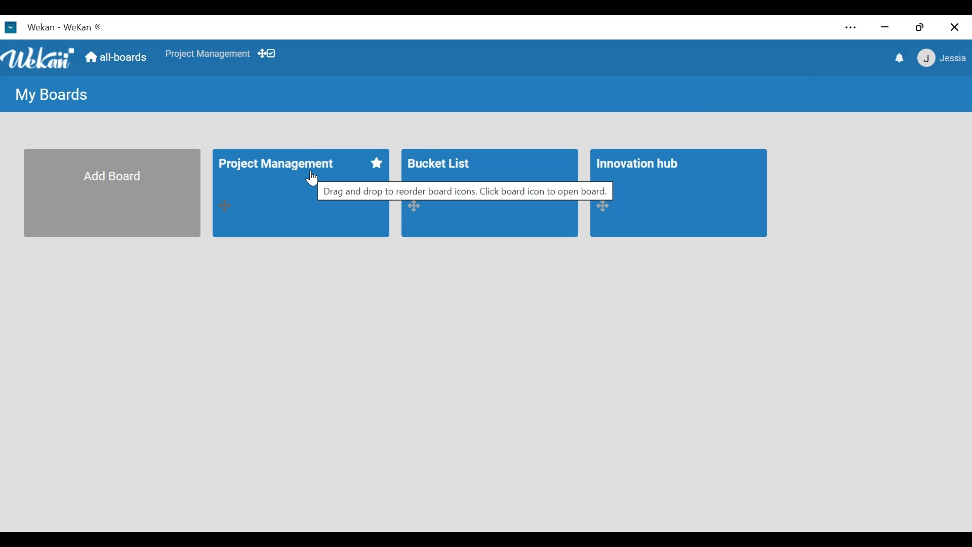 The width and height of the screenshot is (972, 547). I want to click on Innovation Hub, so click(639, 163).